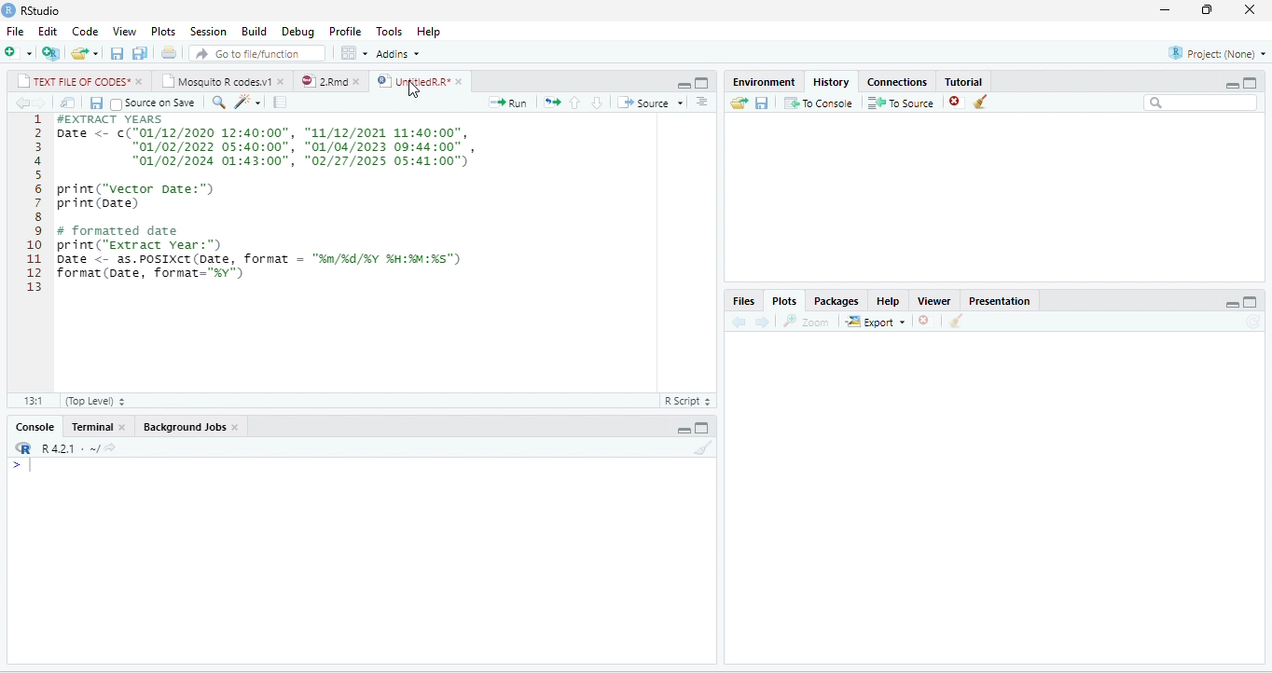  Describe the element at coordinates (745, 302) in the screenshot. I see `Files` at that location.